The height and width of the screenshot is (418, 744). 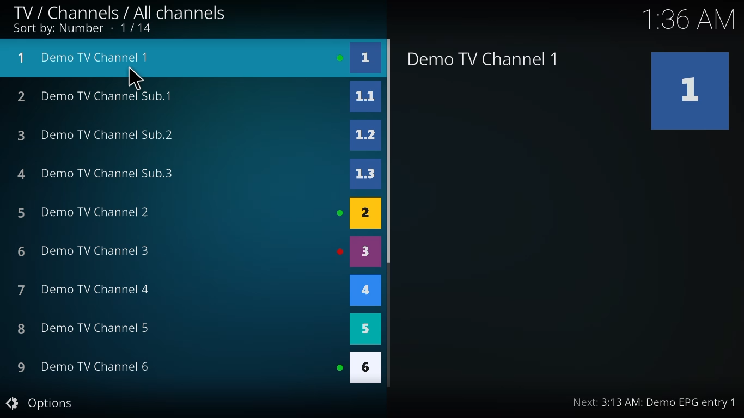 What do you see at coordinates (369, 328) in the screenshot?
I see `5` at bounding box center [369, 328].